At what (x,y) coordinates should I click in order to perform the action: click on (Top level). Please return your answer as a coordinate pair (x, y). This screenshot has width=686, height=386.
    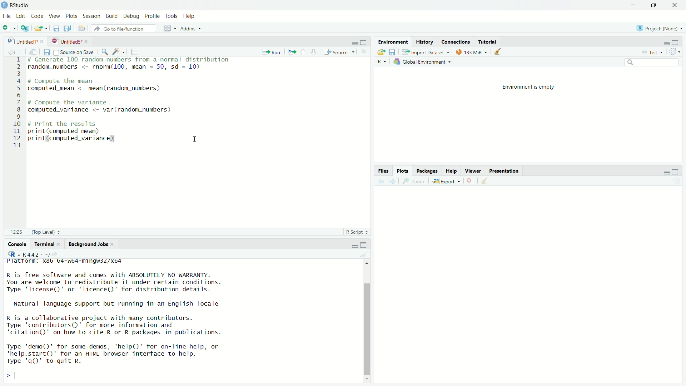
    Looking at the image, I should click on (48, 232).